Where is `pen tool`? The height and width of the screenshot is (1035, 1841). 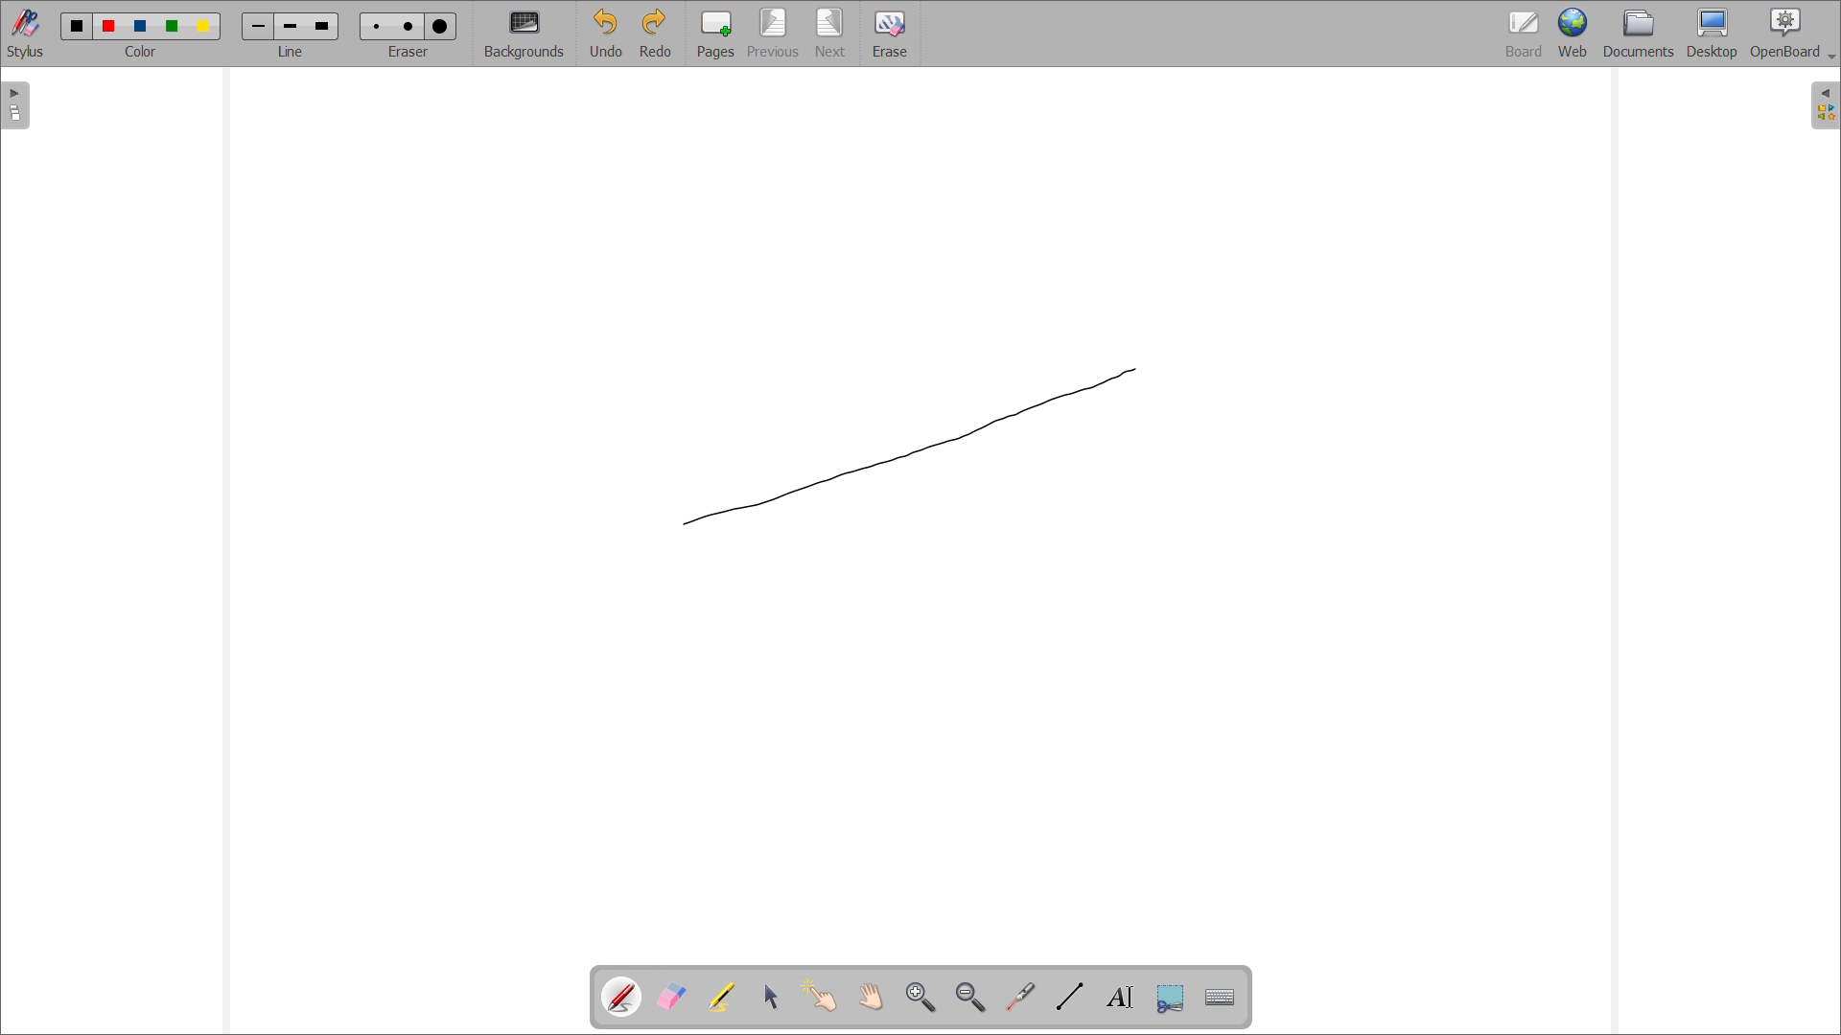 pen tool is located at coordinates (624, 997).